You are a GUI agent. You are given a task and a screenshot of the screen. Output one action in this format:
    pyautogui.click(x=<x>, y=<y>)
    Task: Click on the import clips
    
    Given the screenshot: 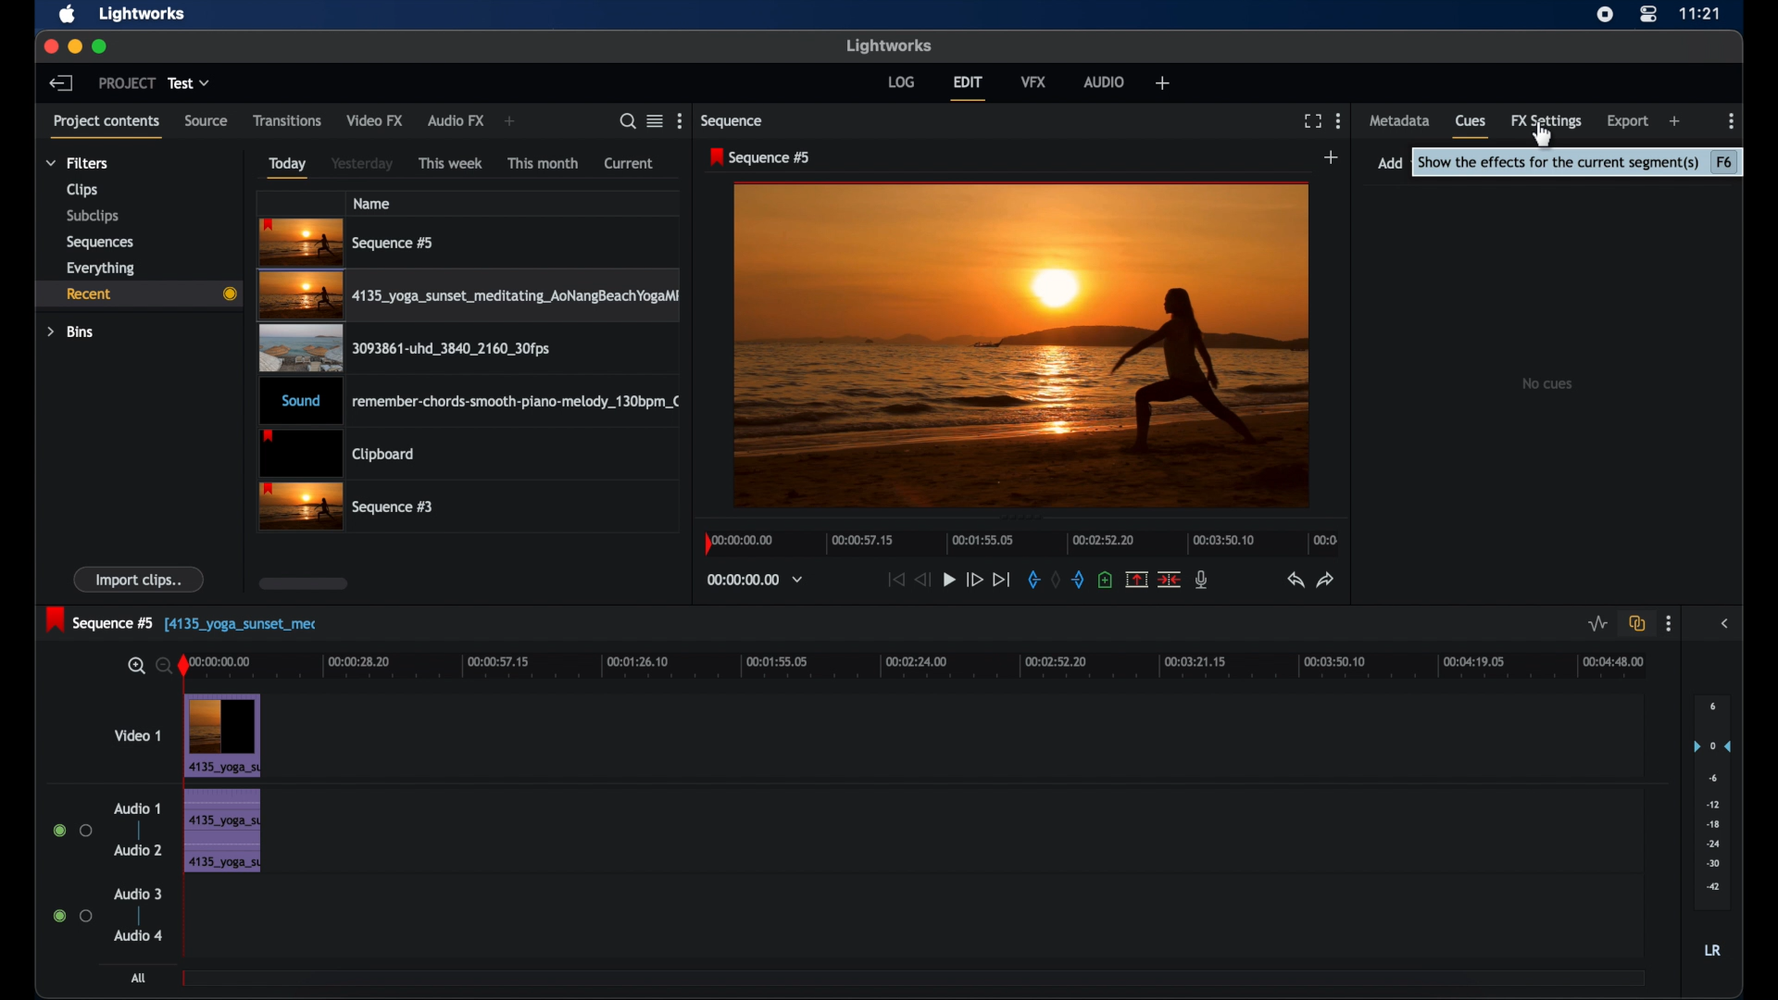 What is the action you would take?
    pyautogui.click(x=140, y=579)
    